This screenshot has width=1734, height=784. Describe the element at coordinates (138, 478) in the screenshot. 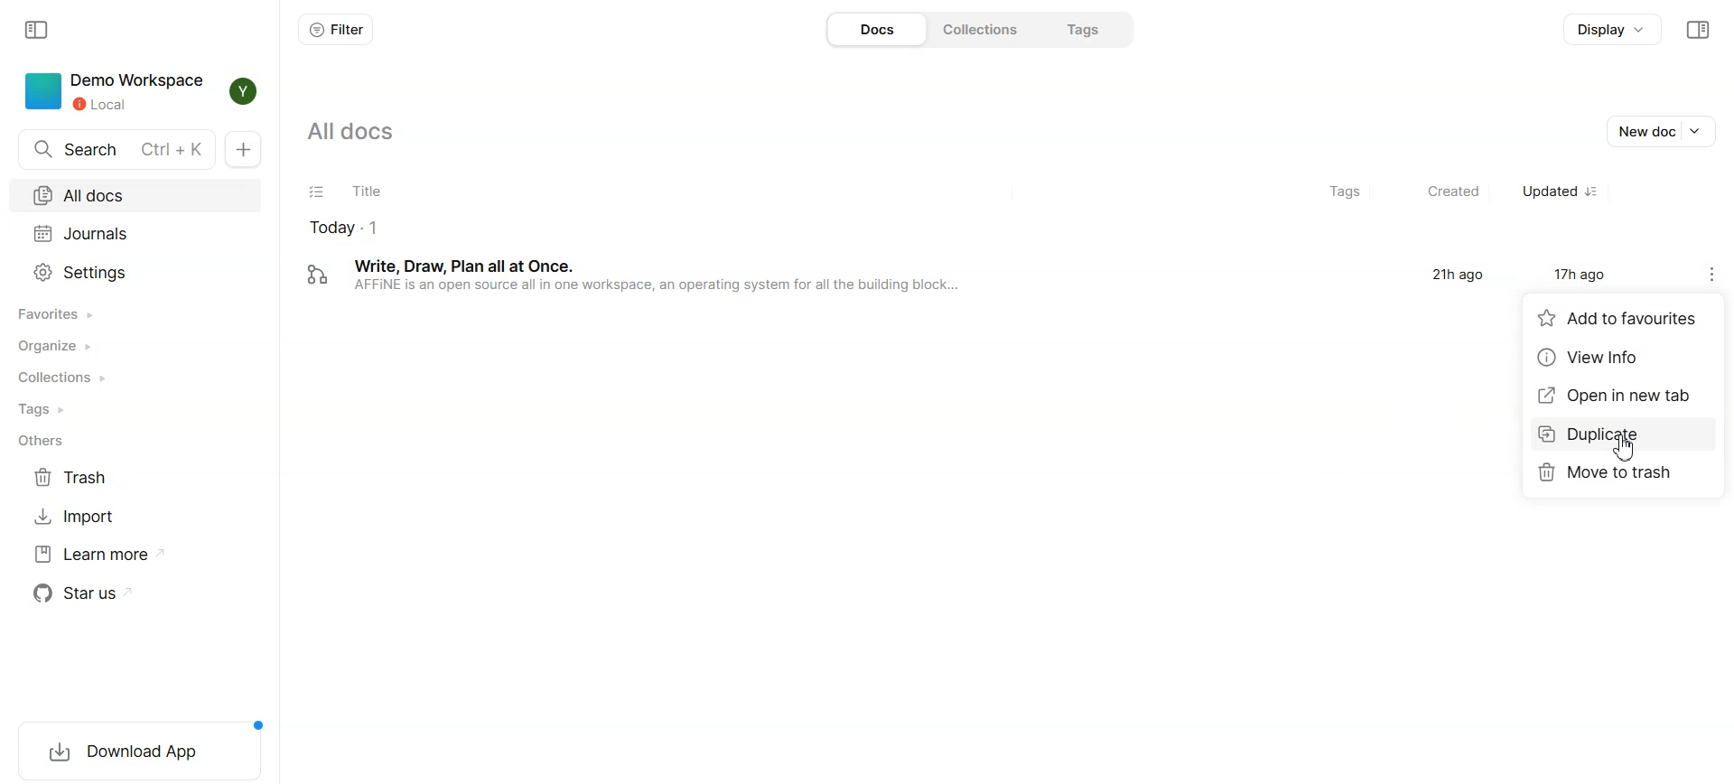

I see `Trash` at that location.